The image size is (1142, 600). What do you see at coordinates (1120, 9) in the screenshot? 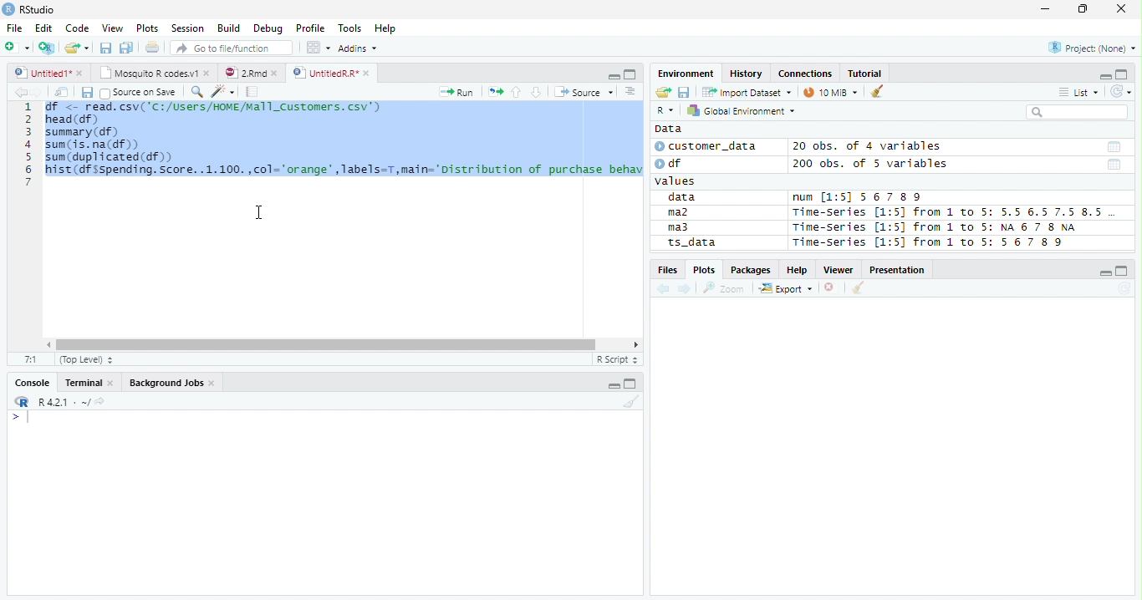
I see `Close` at bounding box center [1120, 9].